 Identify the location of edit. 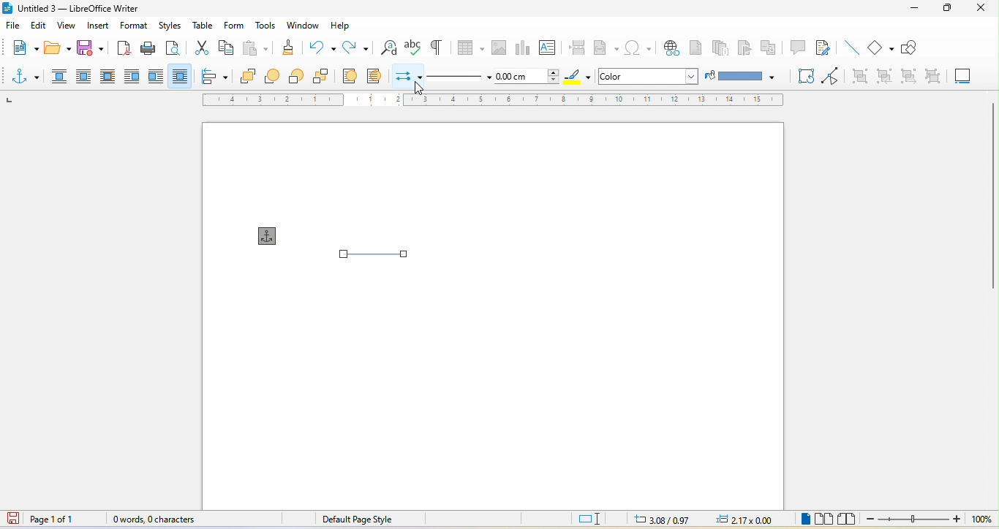
(39, 26).